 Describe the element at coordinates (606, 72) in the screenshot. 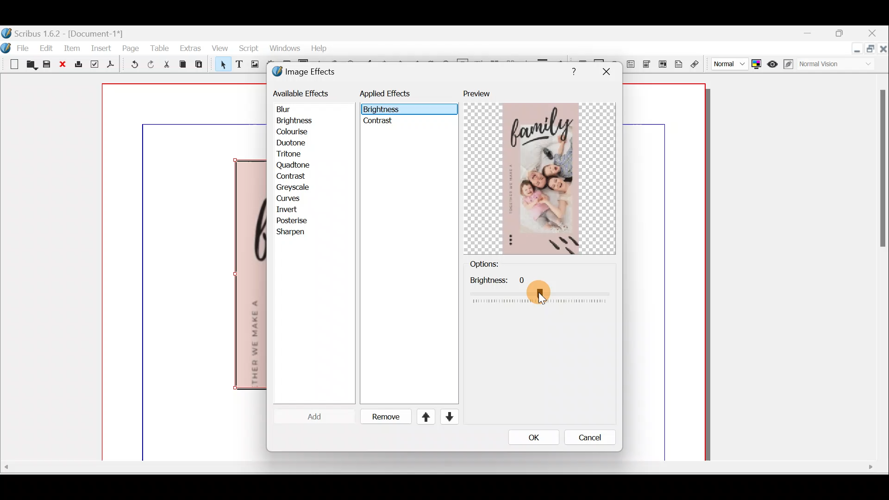

I see `` at that location.